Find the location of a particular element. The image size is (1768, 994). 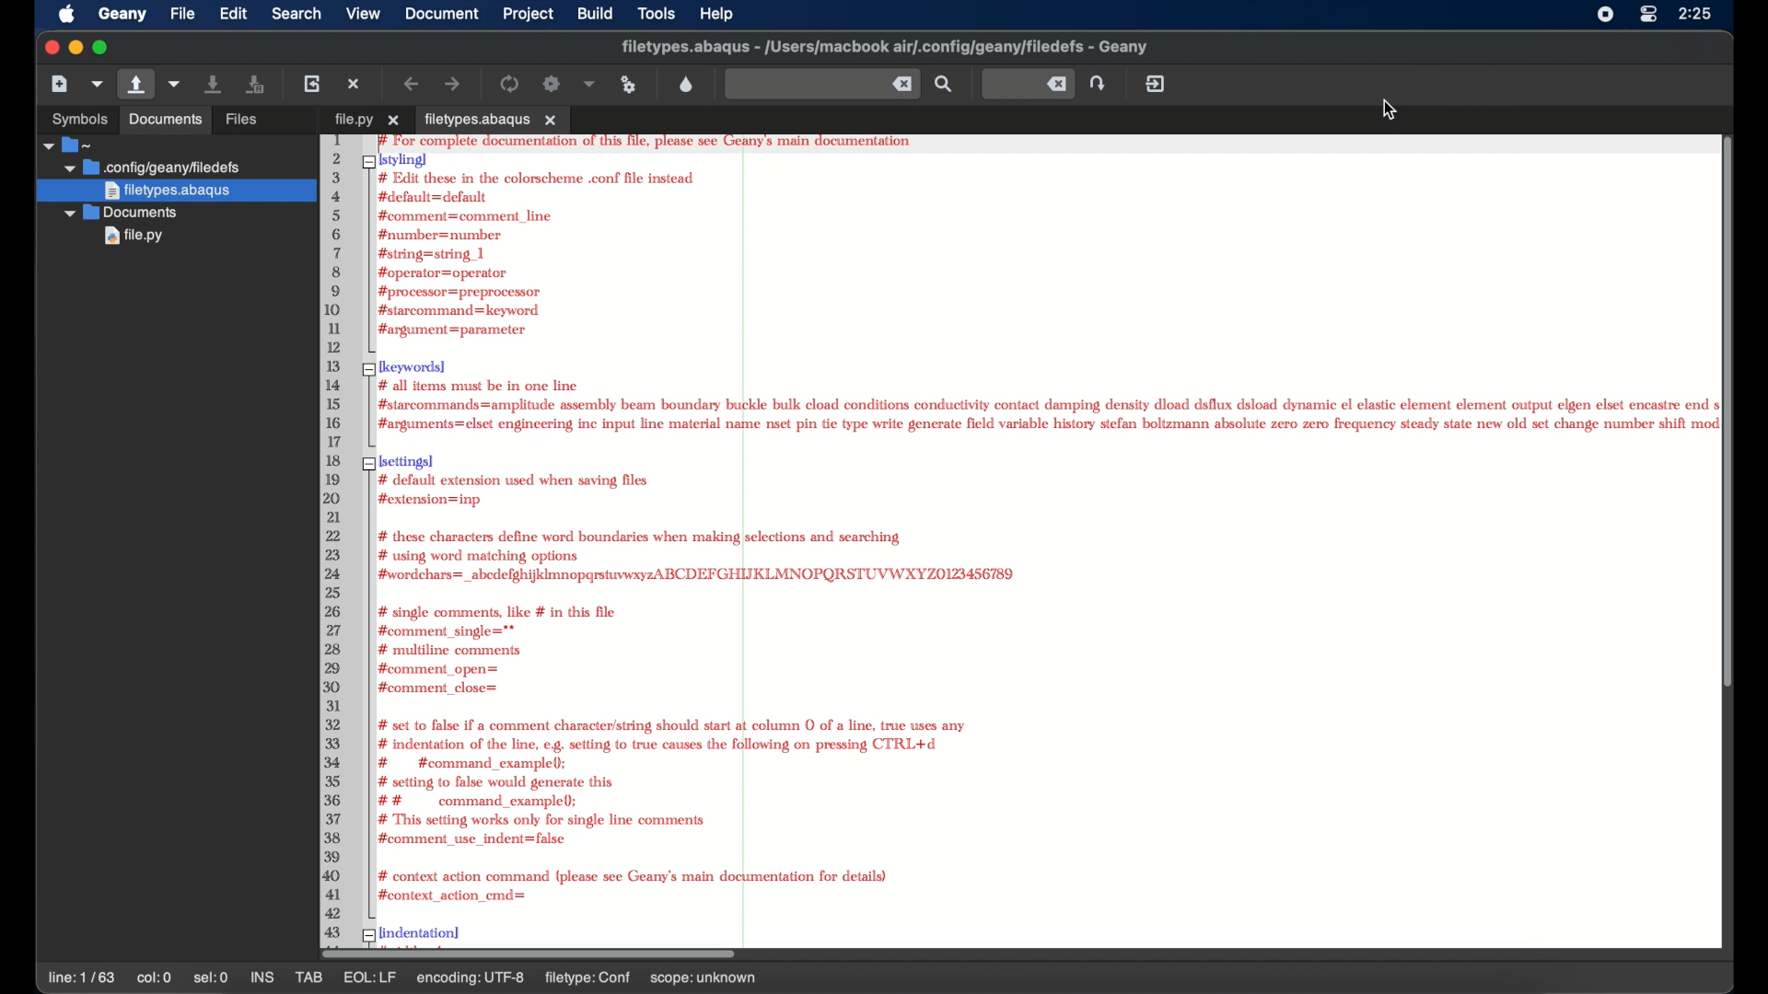

find the entered text in the current file is located at coordinates (821, 84).